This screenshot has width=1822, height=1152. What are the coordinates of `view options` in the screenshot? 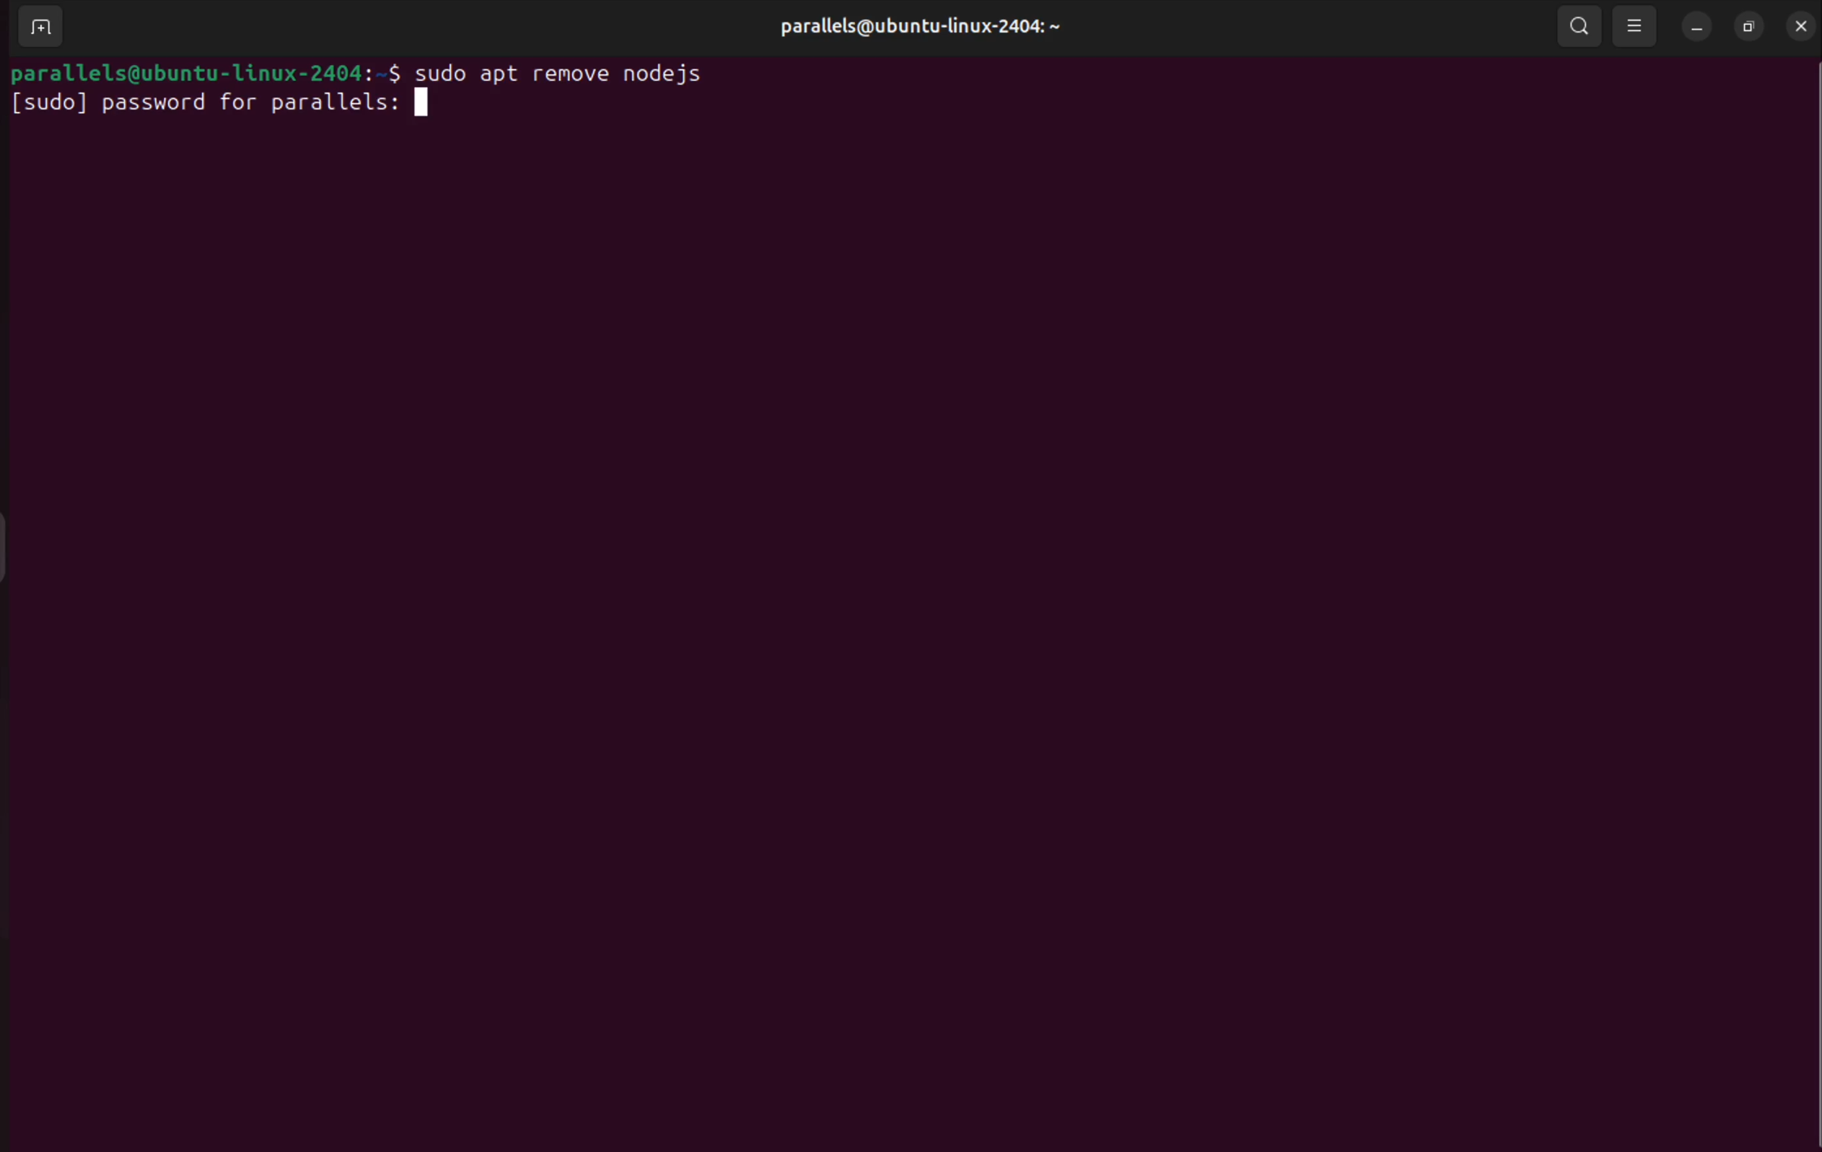 It's located at (1634, 27).